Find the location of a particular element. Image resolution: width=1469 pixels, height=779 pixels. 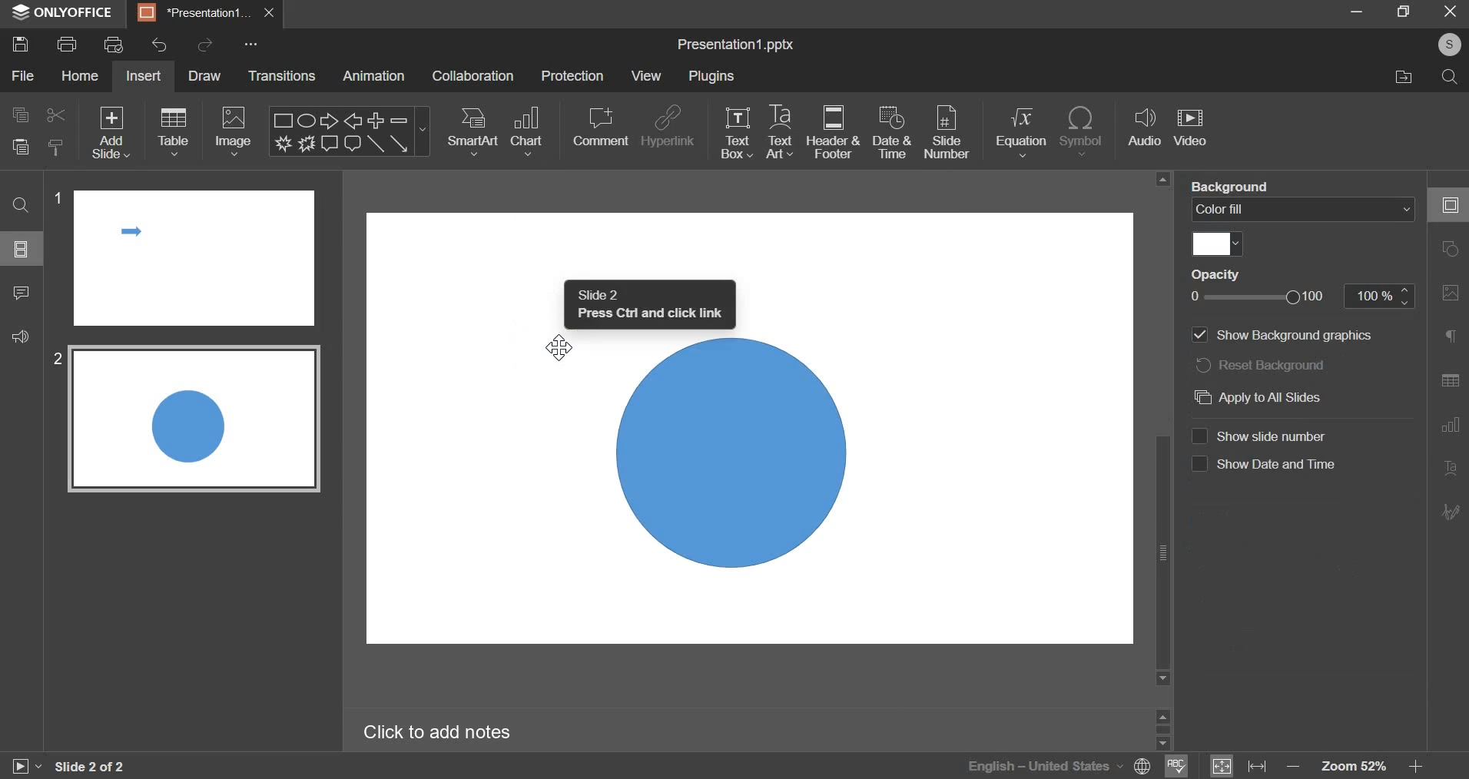

slide is located at coordinates (22, 248).